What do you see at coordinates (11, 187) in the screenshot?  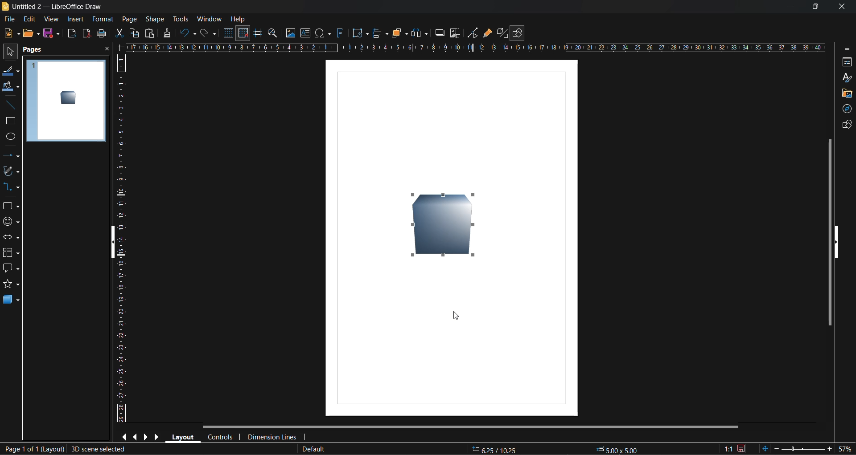 I see `connectors` at bounding box center [11, 187].